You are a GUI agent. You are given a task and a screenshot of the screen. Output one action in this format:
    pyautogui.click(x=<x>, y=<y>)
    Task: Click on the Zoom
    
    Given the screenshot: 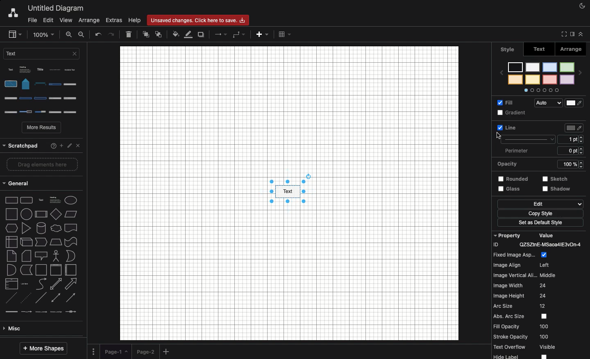 What is the action you would take?
    pyautogui.click(x=44, y=34)
    